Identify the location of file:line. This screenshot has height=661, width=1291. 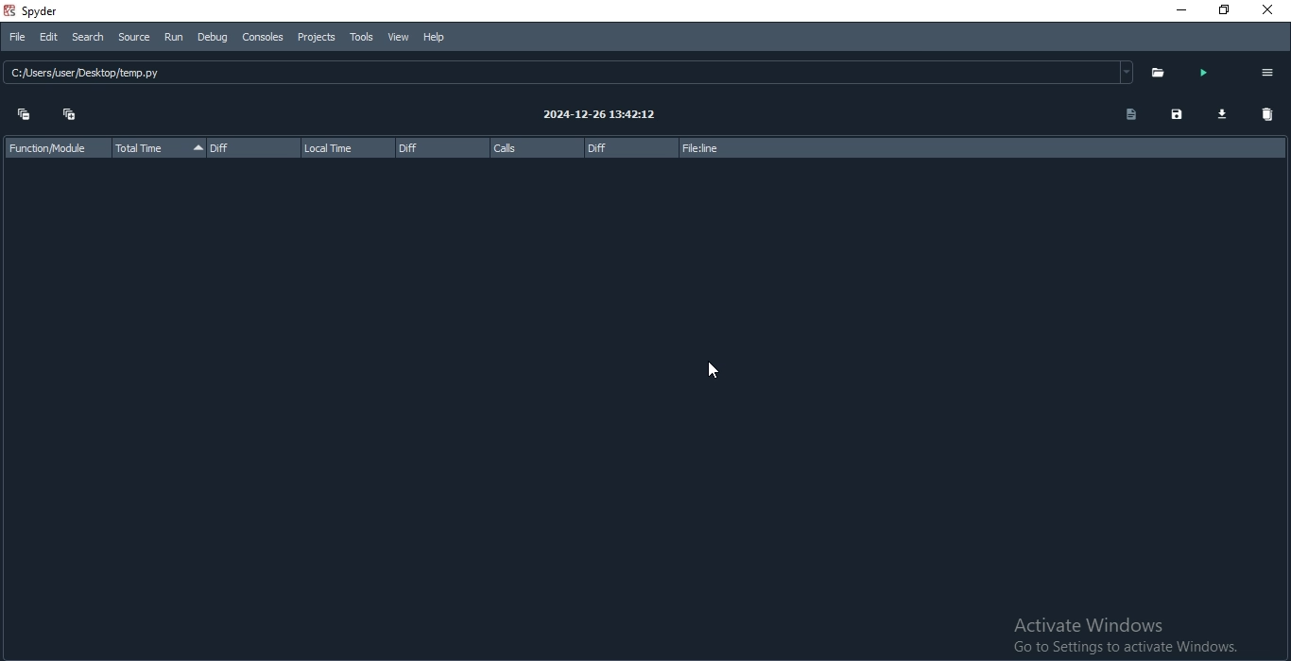
(724, 149).